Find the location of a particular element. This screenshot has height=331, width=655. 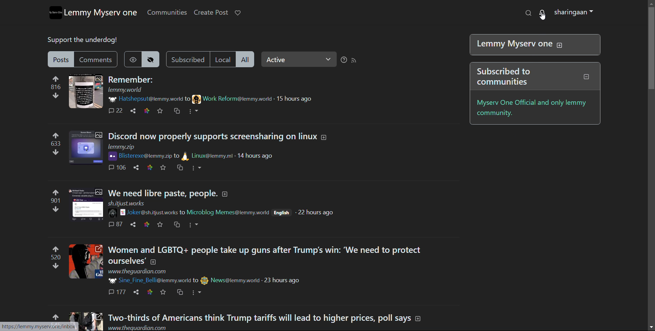

comments is located at coordinates (115, 111).